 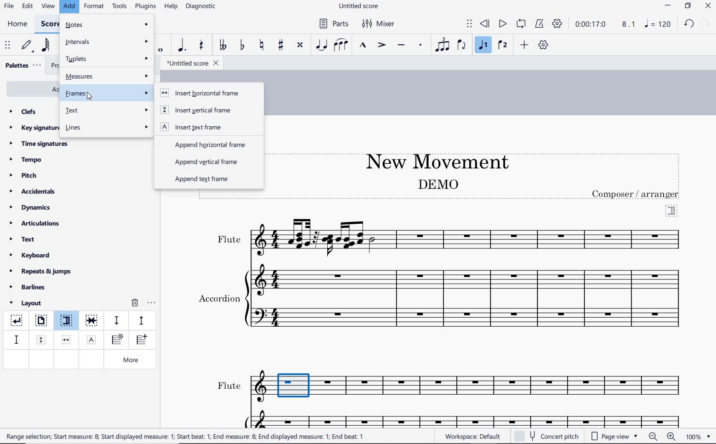 What do you see at coordinates (210, 163) in the screenshot?
I see `append vertical frame` at bounding box center [210, 163].